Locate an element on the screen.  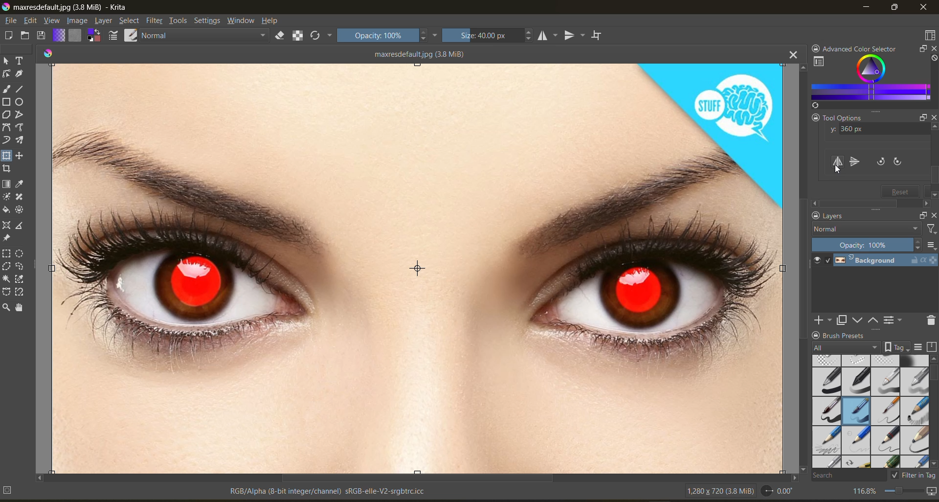
vertical scroll bar is located at coordinates (801, 267).